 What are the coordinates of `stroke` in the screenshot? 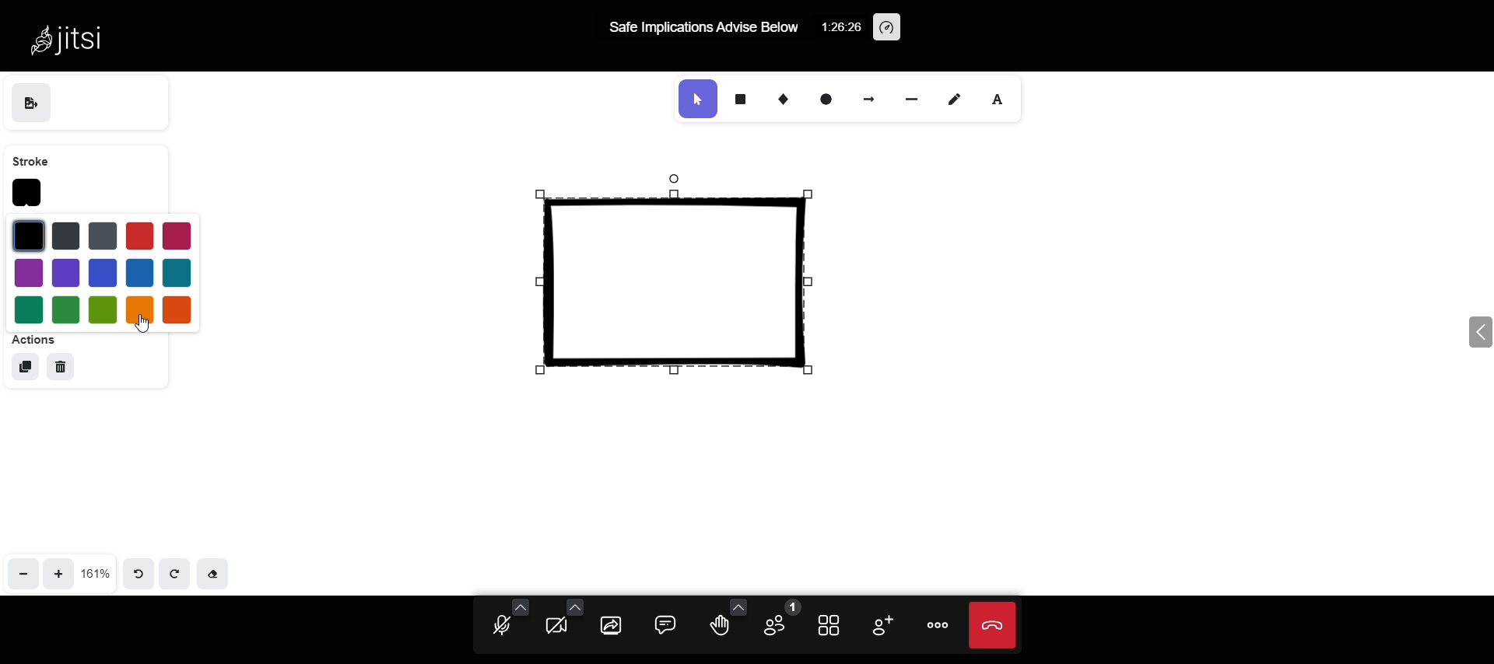 It's located at (38, 161).